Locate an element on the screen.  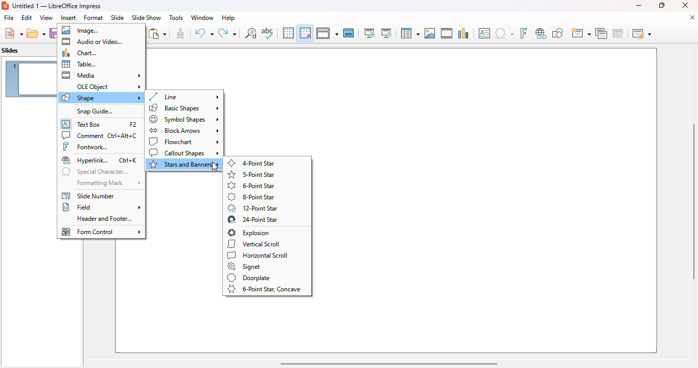
header and footer is located at coordinates (104, 219).